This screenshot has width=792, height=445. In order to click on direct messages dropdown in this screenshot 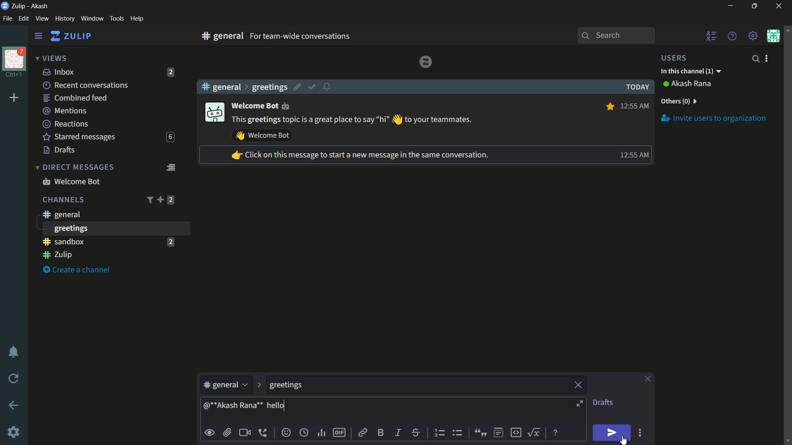, I will do `click(74, 168)`.